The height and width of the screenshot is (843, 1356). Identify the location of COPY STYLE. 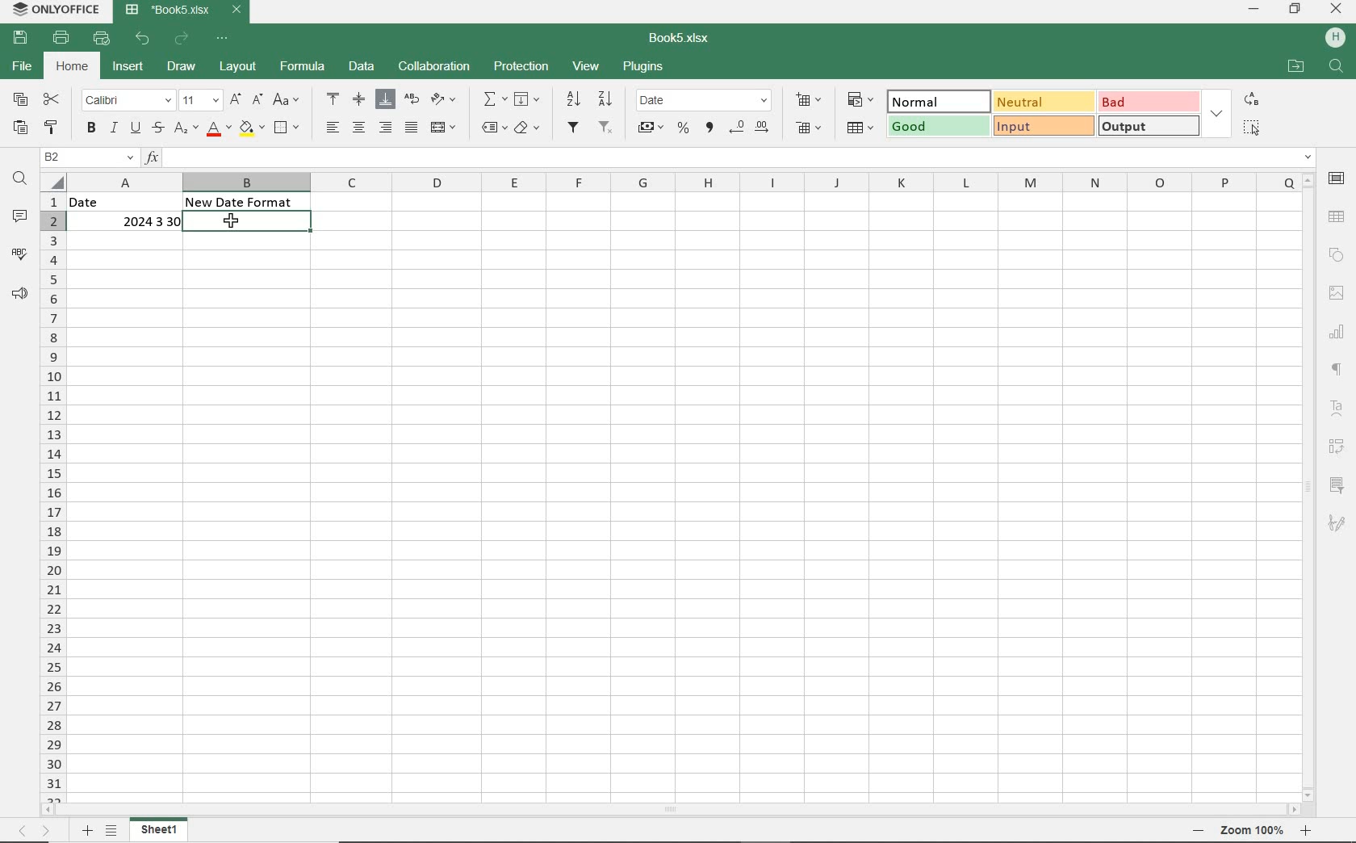
(53, 128).